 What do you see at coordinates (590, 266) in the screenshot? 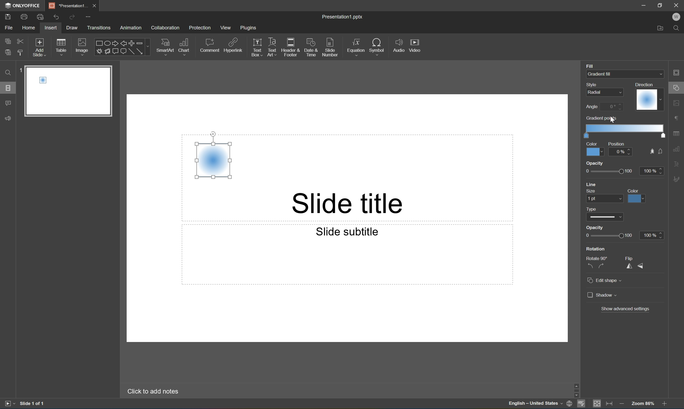
I see `Rotate 90° counterclockwise` at bounding box center [590, 266].